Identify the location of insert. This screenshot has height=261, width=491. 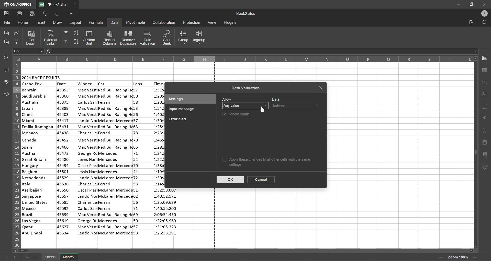
(41, 22).